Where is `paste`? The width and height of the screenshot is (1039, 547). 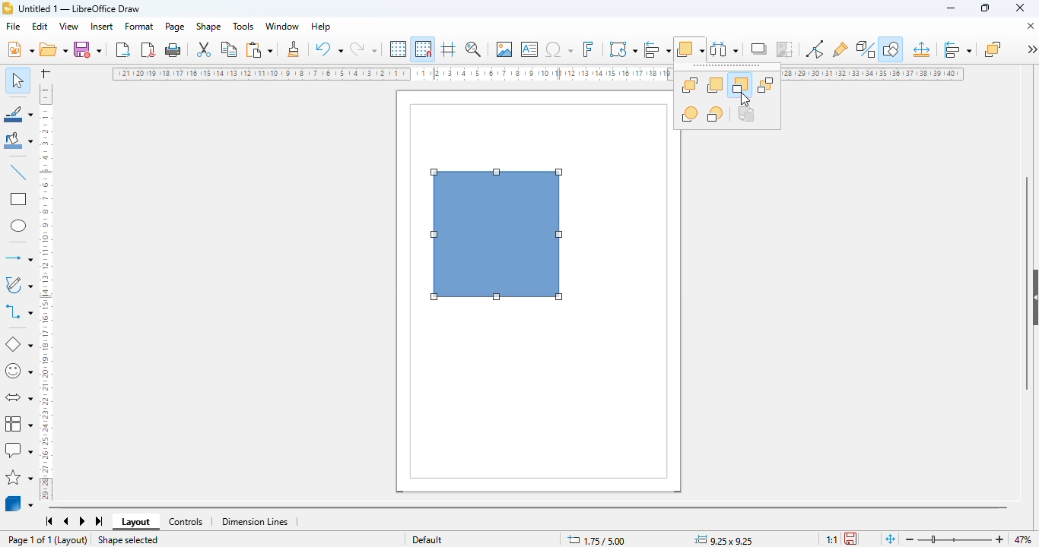
paste is located at coordinates (259, 49).